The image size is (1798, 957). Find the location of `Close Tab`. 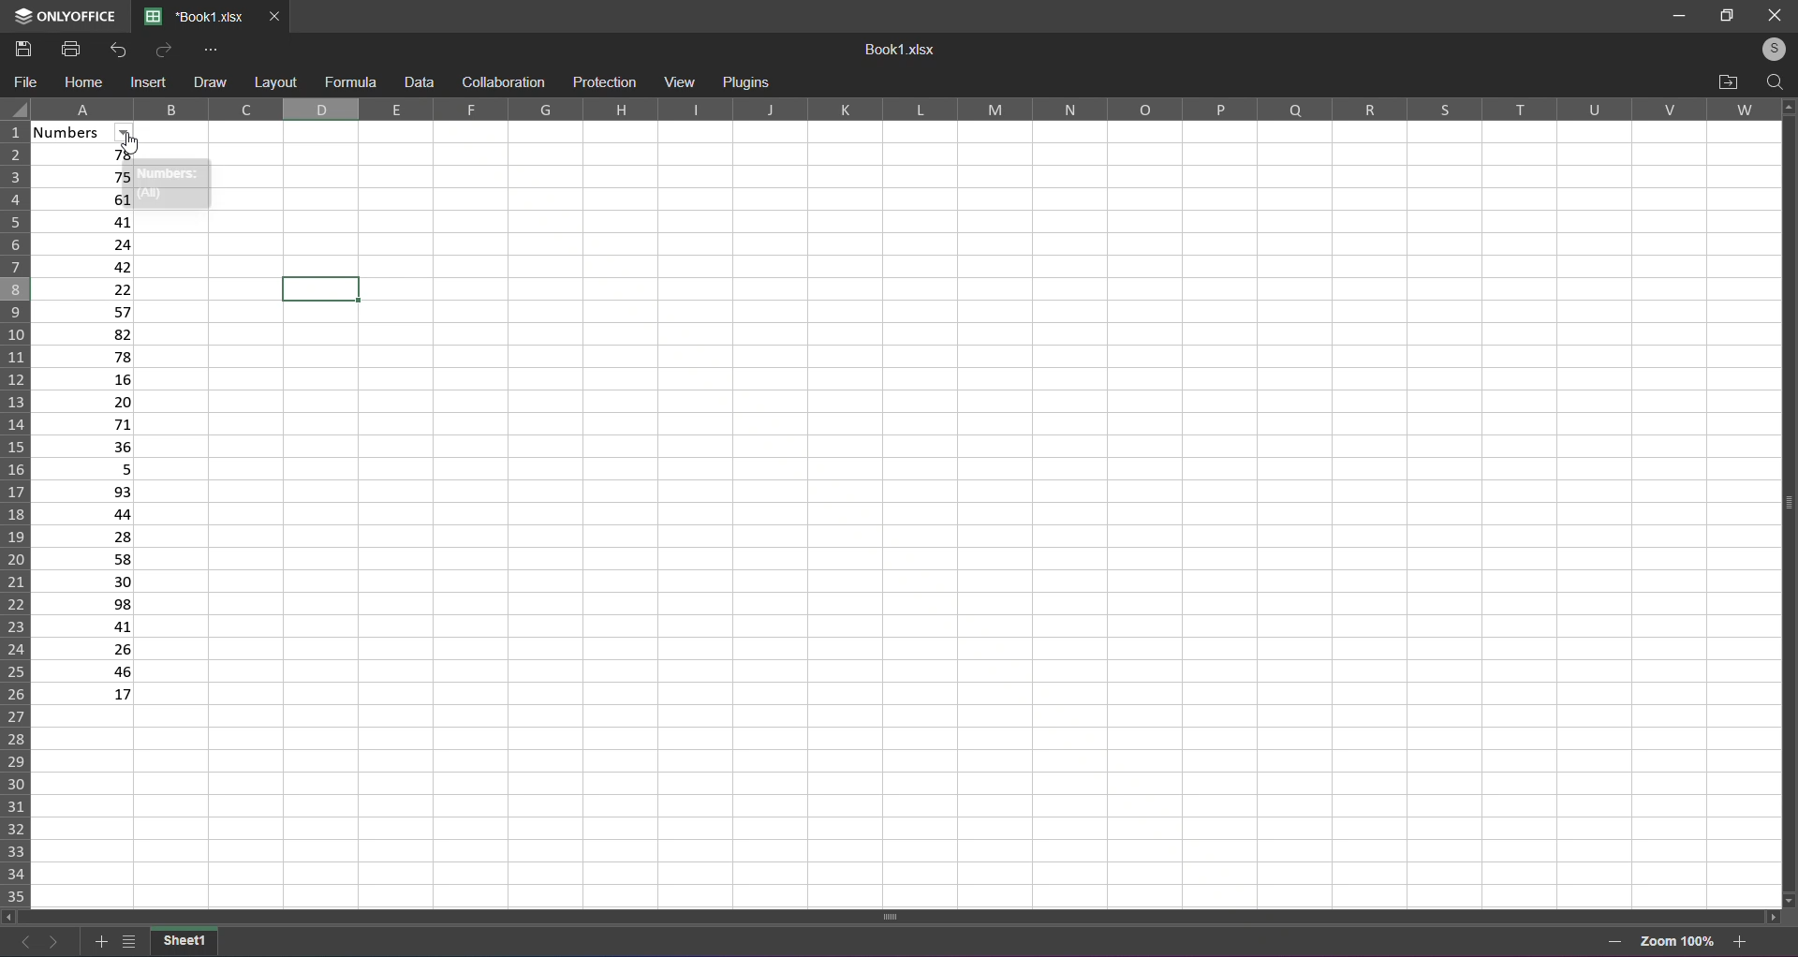

Close Tab is located at coordinates (275, 17).